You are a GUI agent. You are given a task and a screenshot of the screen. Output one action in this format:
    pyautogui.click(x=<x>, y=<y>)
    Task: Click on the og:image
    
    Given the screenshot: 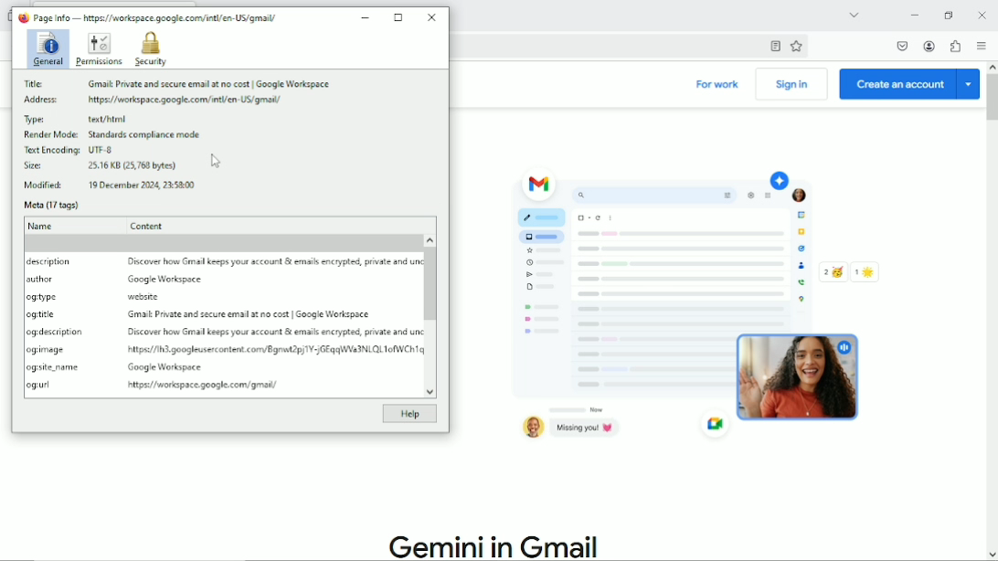 What is the action you would take?
    pyautogui.click(x=47, y=350)
    